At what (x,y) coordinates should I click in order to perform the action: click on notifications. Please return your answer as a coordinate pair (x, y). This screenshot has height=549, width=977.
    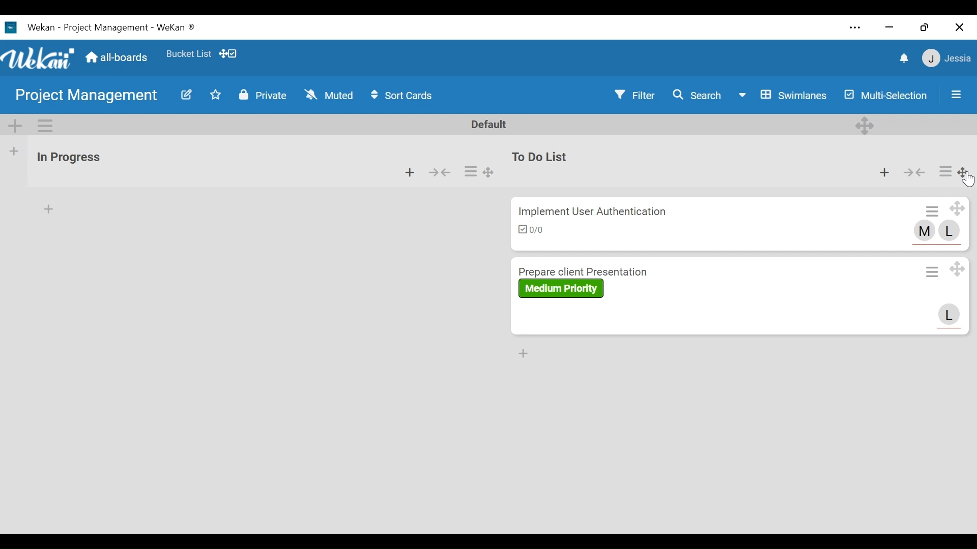
    Looking at the image, I should click on (903, 58).